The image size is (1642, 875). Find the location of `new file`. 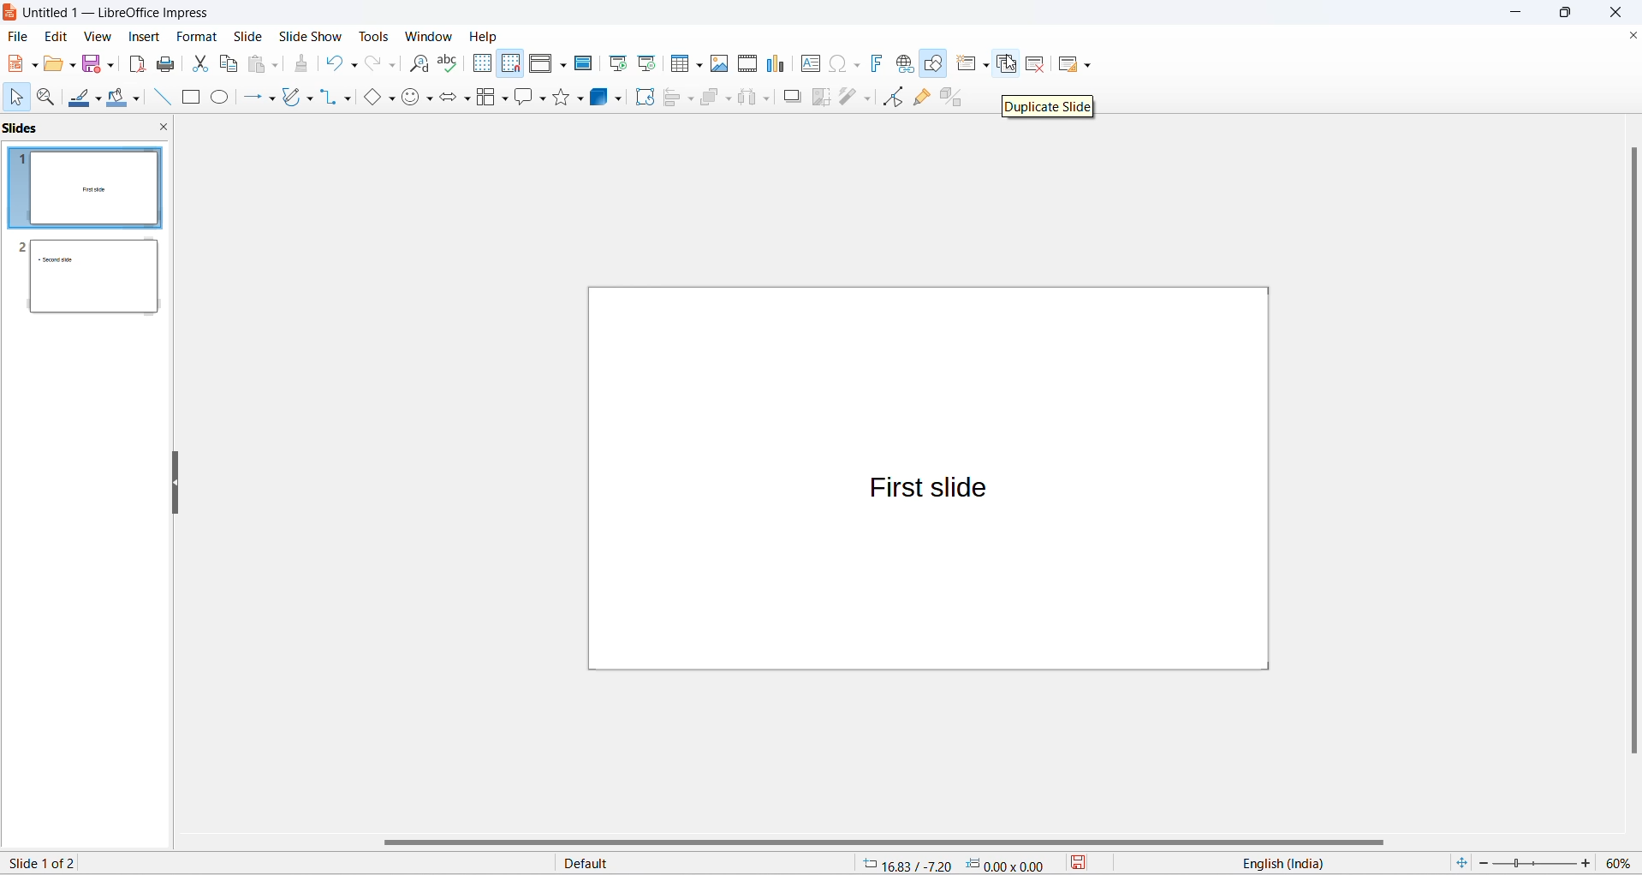

new file is located at coordinates (13, 63).